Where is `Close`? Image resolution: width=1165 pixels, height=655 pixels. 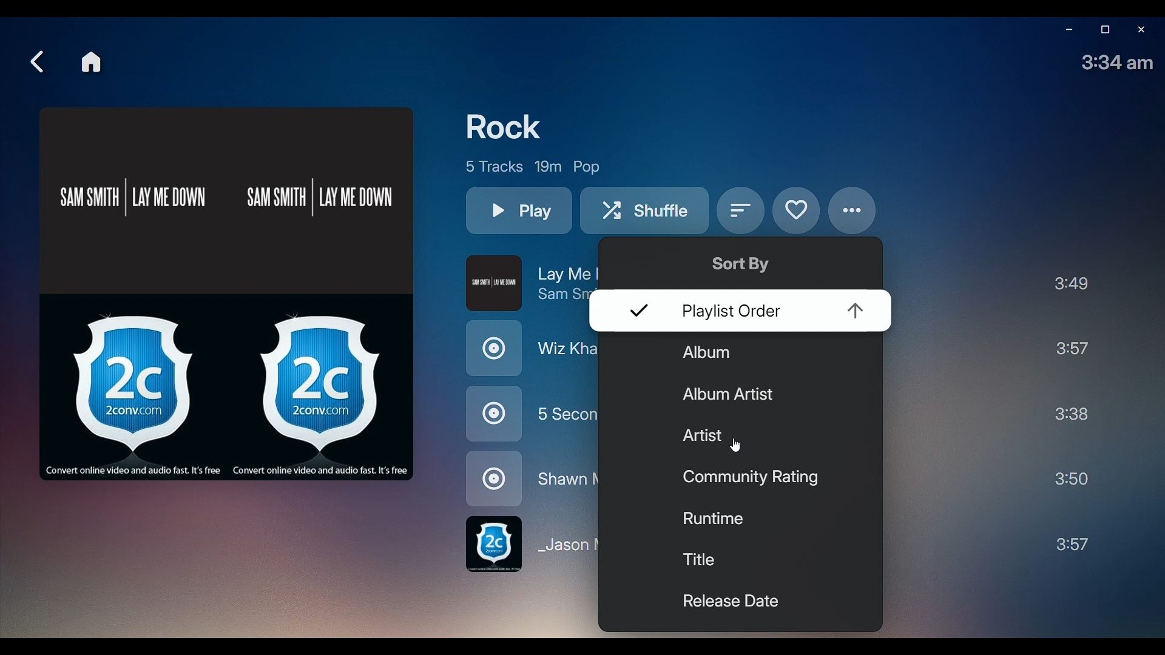 Close is located at coordinates (1141, 30).